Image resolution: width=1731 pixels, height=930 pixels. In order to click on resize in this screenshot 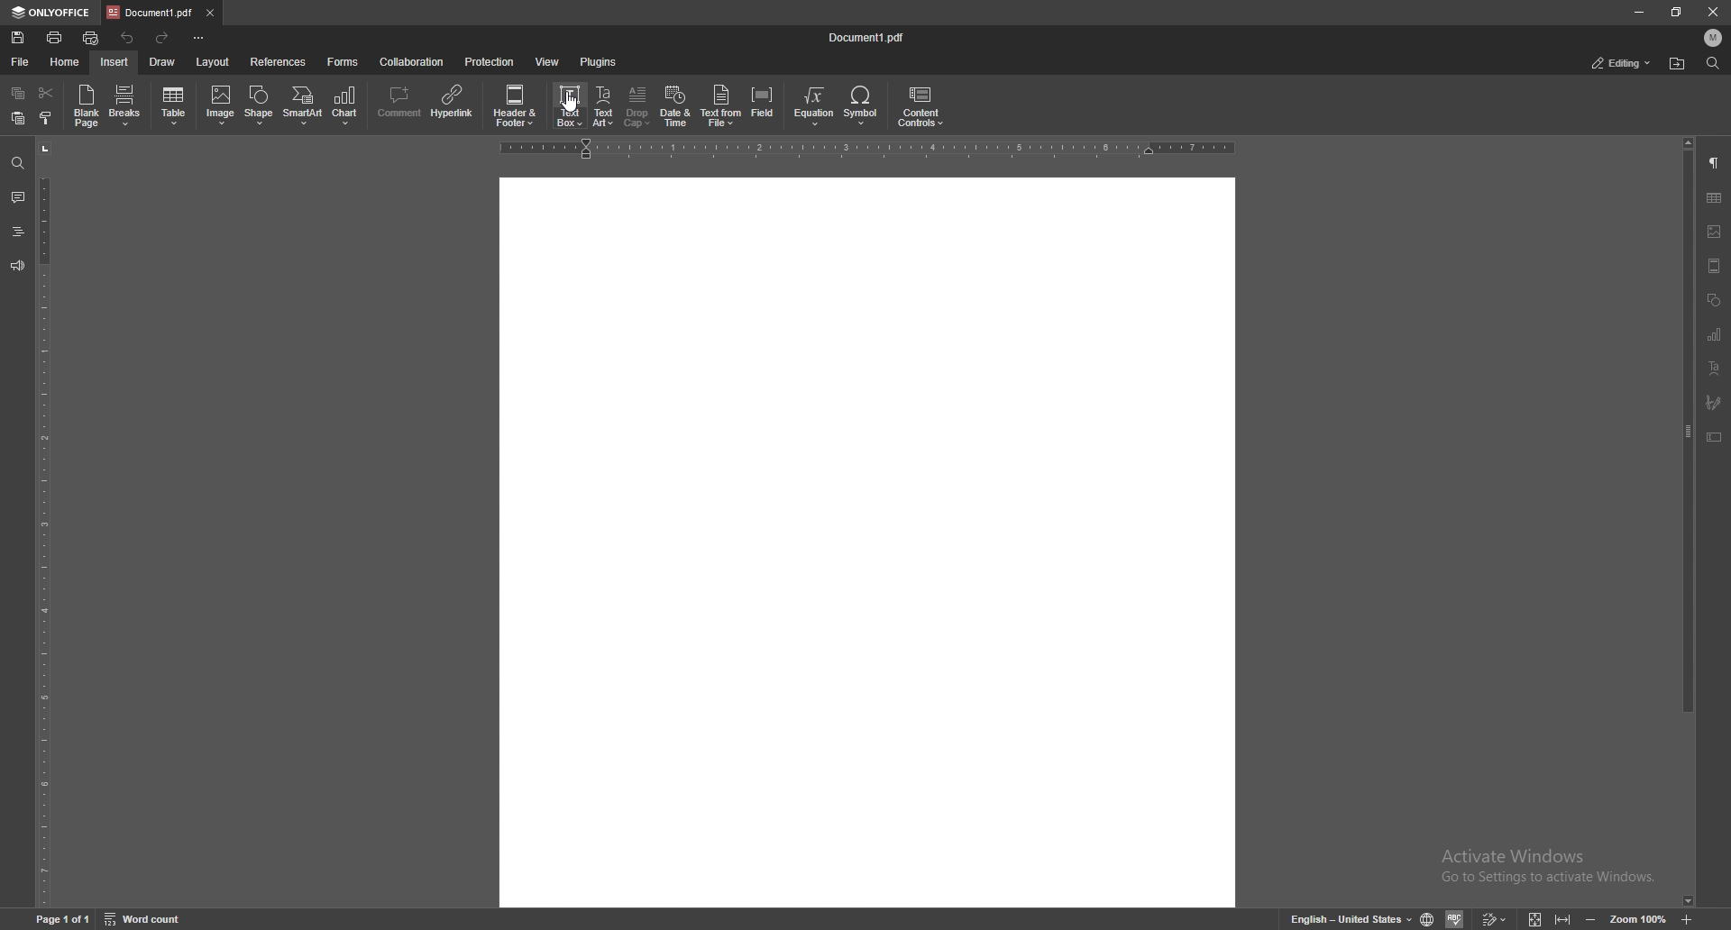, I will do `click(1675, 13)`.